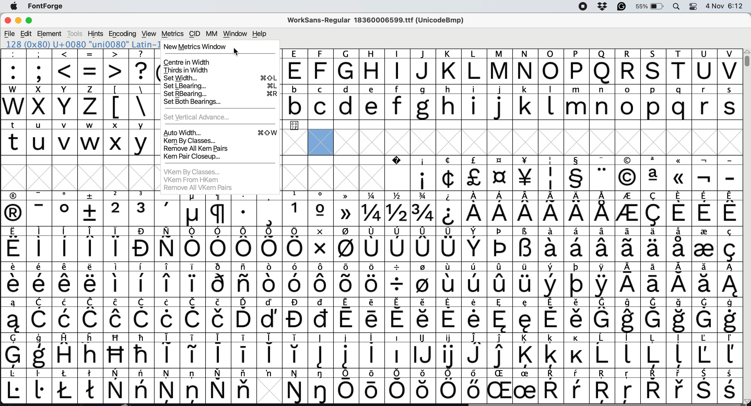 Image resolution: width=751 pixels, height=406 pixels. What do you see at coordinates (10, 32) in the screenshot?
I see `File` at bounding box center [10, 32].